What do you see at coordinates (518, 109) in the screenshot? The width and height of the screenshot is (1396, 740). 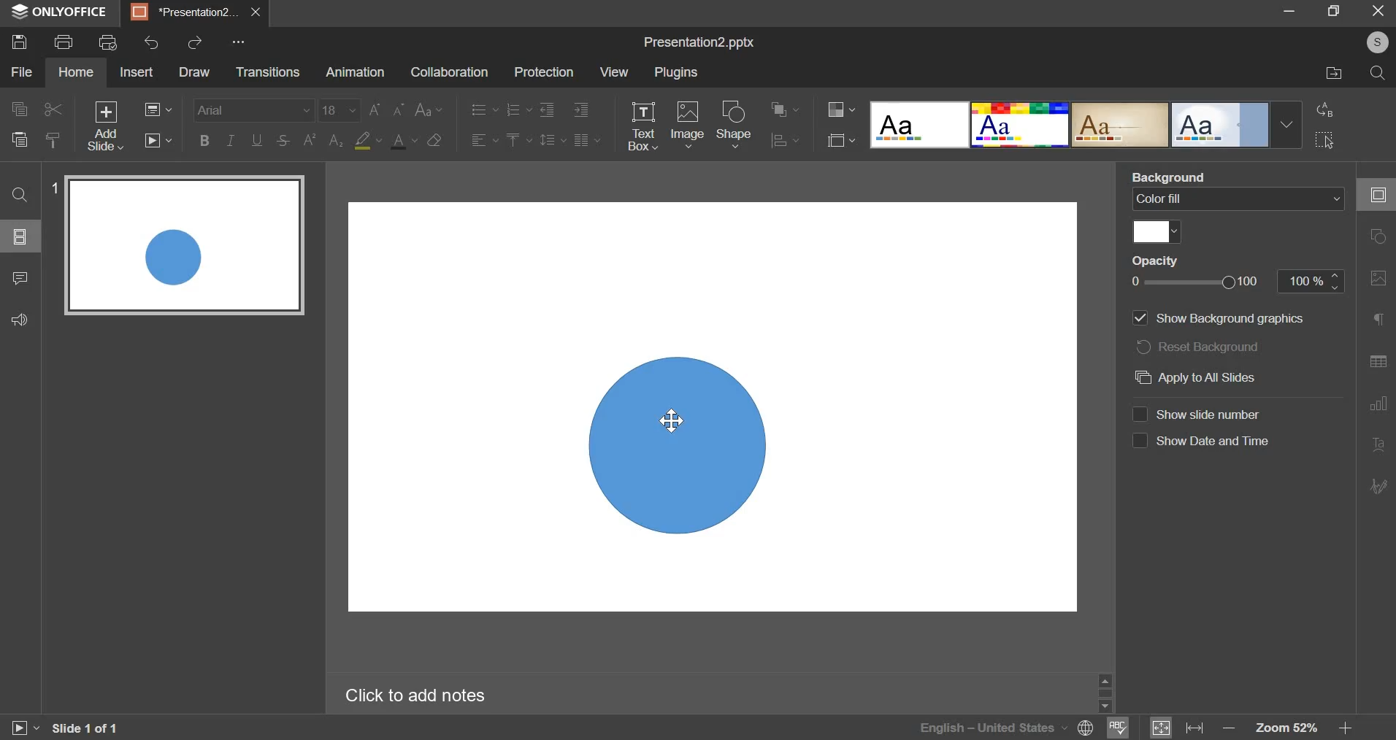 I see `numbering` at bounding box center [518, 109].